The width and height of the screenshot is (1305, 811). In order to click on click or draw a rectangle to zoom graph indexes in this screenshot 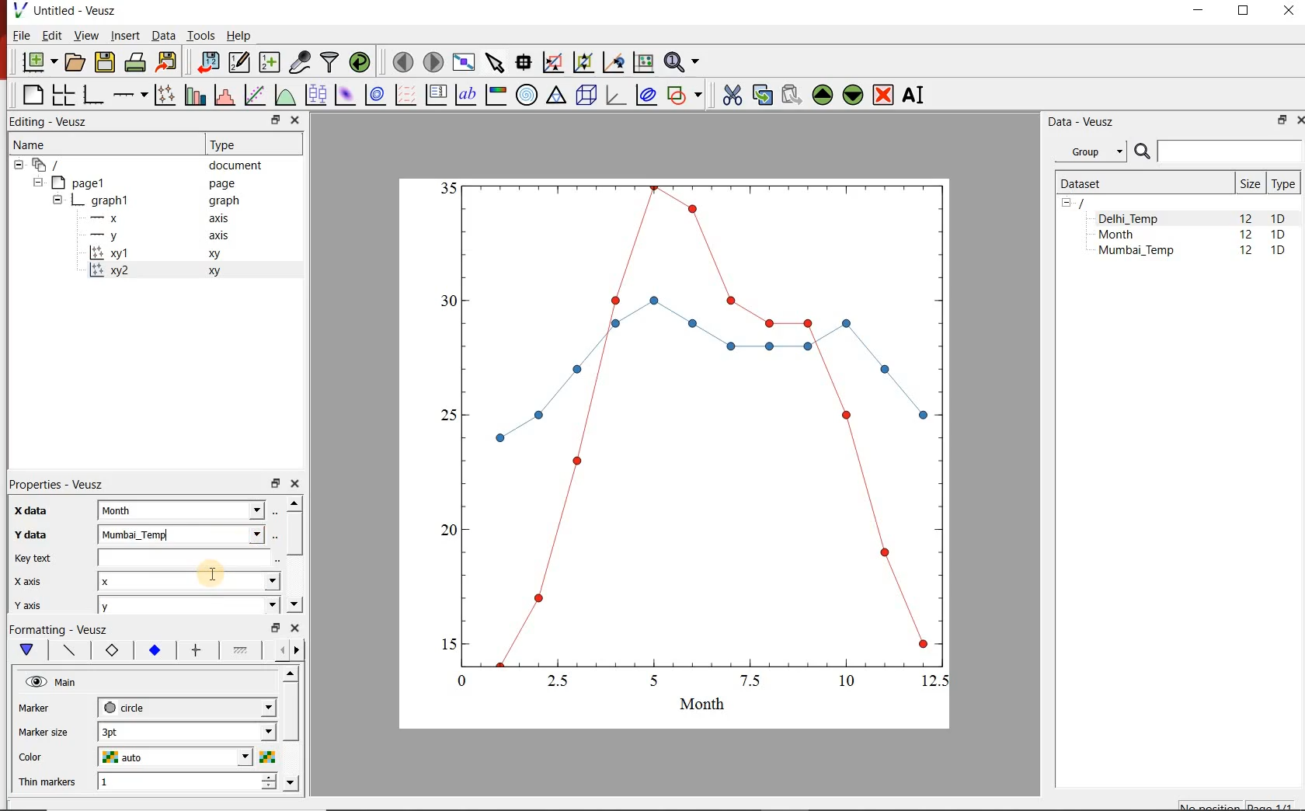, I will do `click(553, 63)`.